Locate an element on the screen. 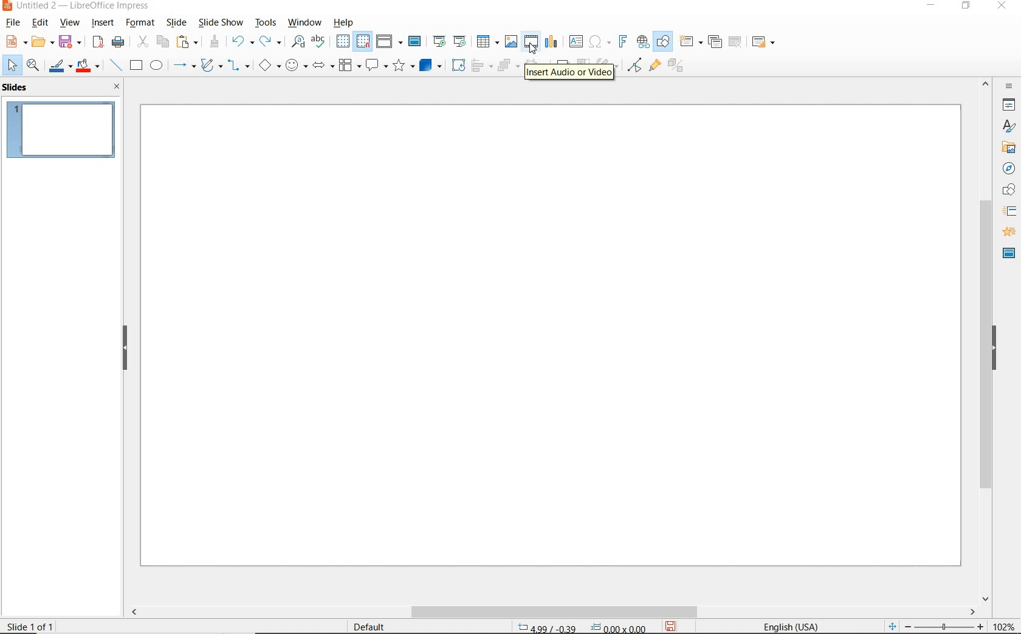  TOOLS is located at coordinates (266, 24).